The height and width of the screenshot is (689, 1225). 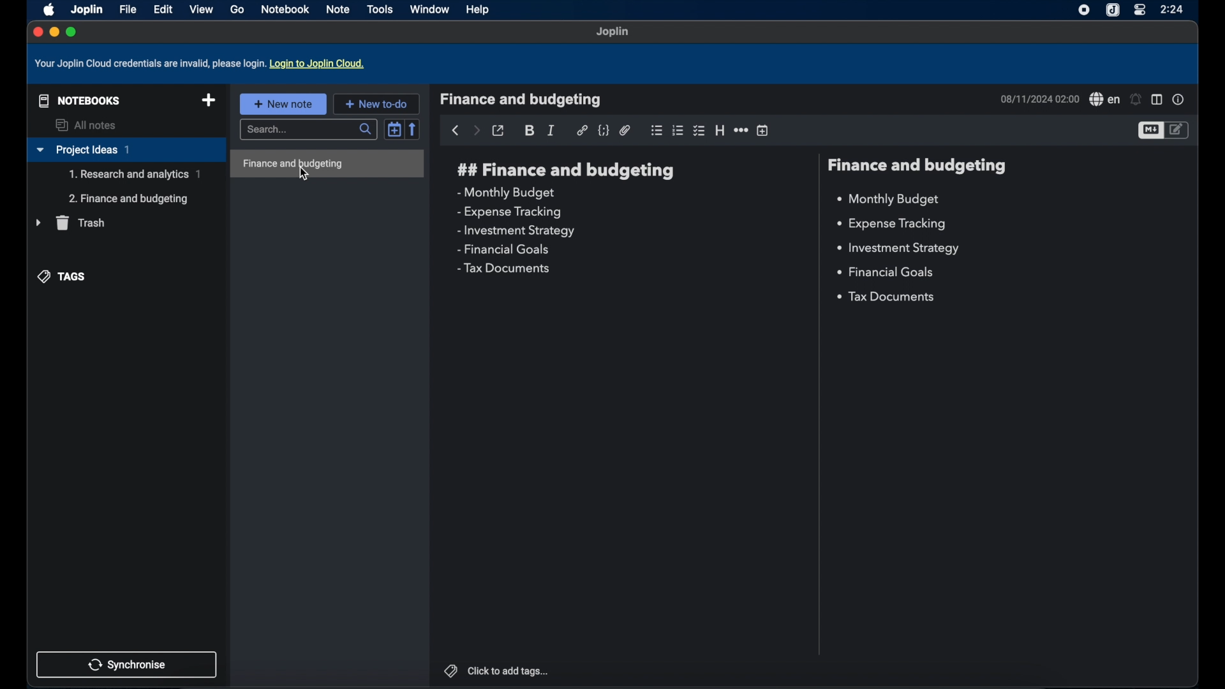 I want to click on heading, so click(x=720, y=131).